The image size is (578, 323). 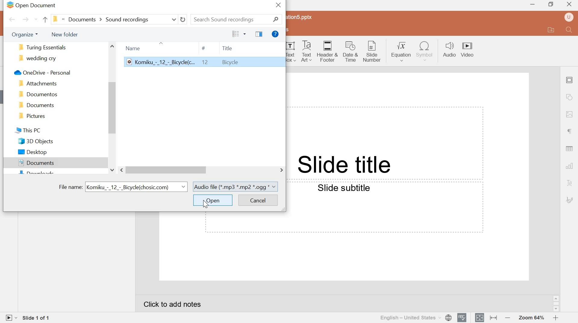 What do you see at coordinates (556, 303) in the screenshot?
I see `scrollbar` at bounding box center [556, 303].